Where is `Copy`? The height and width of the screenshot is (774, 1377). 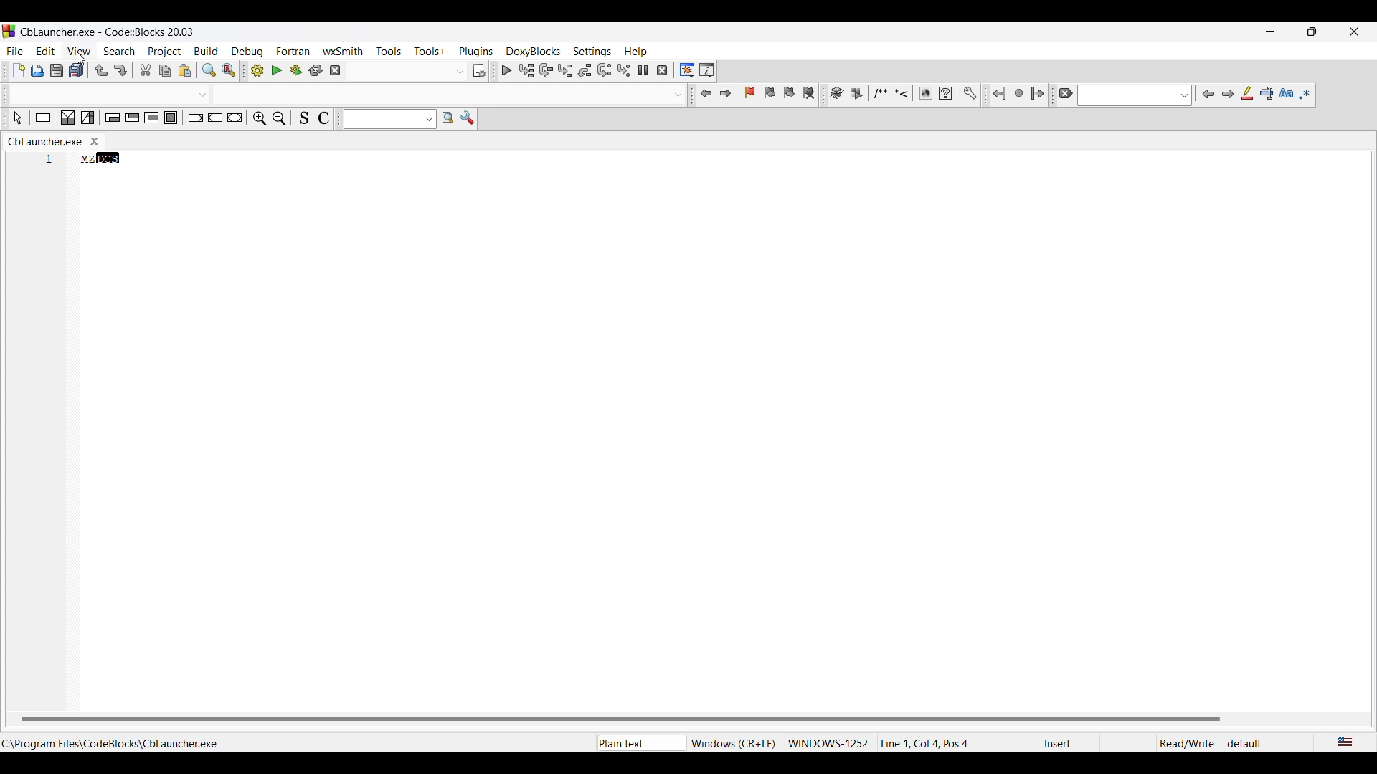 Copy is located at coordinates (165, 71).